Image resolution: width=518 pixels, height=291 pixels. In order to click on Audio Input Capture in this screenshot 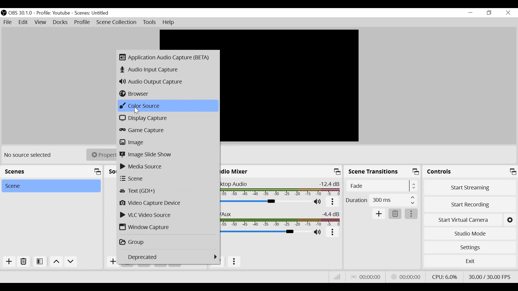, I will do `click(168, 70)`.